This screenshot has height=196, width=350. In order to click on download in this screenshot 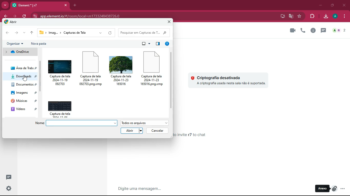, I will do `click(326, 17)`.